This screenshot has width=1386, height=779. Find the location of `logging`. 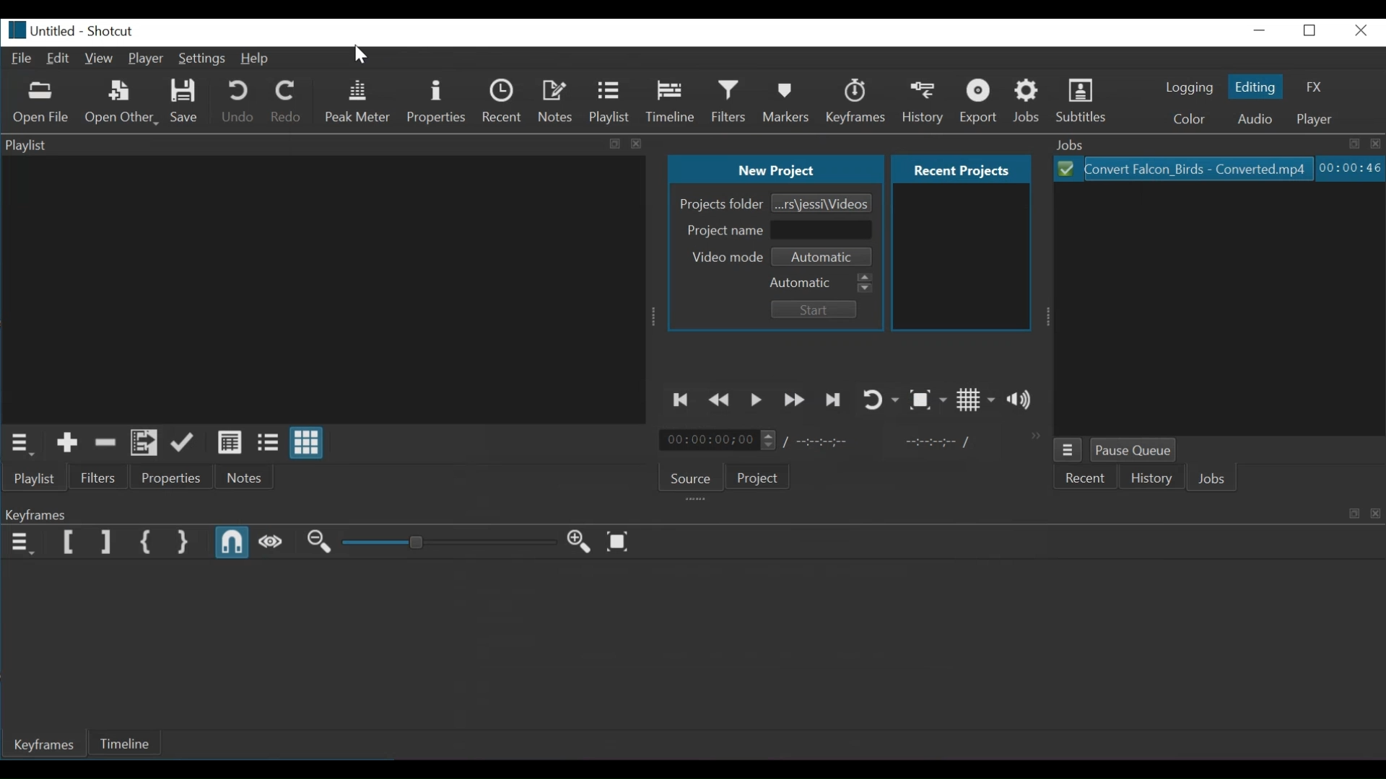

logging is located at coordinates (1190, 89).